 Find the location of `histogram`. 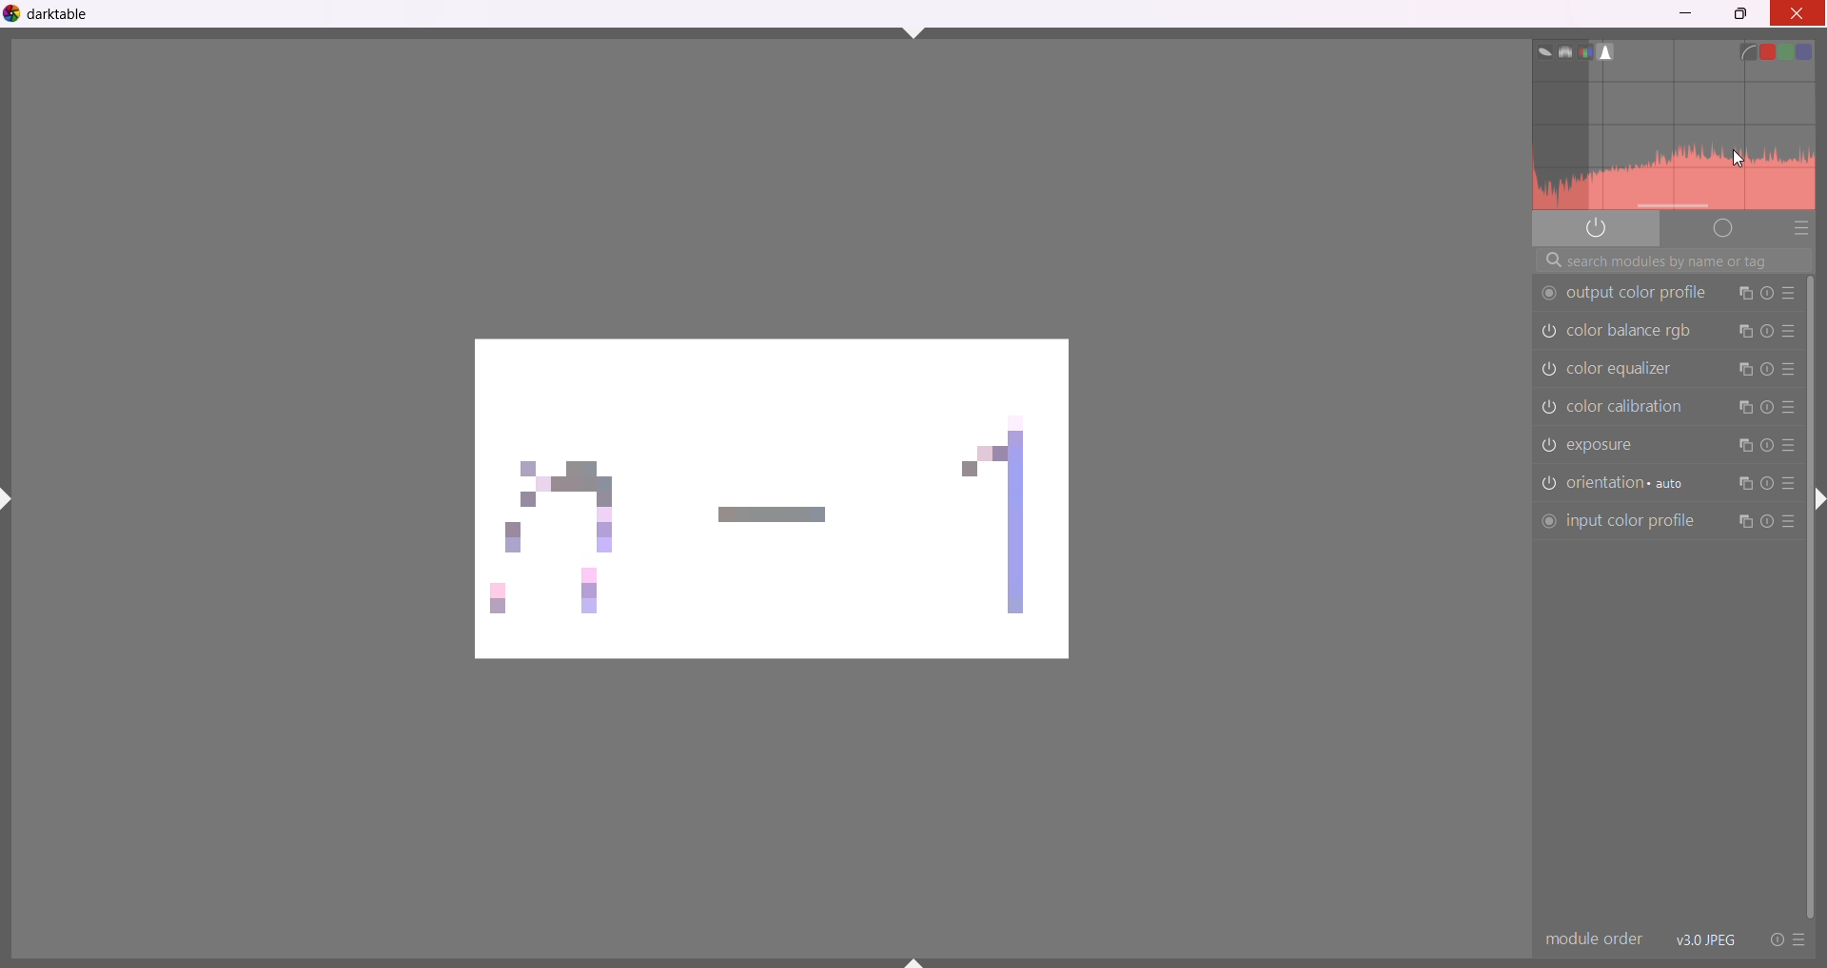

histogram is located at coordinates (1675, 121).